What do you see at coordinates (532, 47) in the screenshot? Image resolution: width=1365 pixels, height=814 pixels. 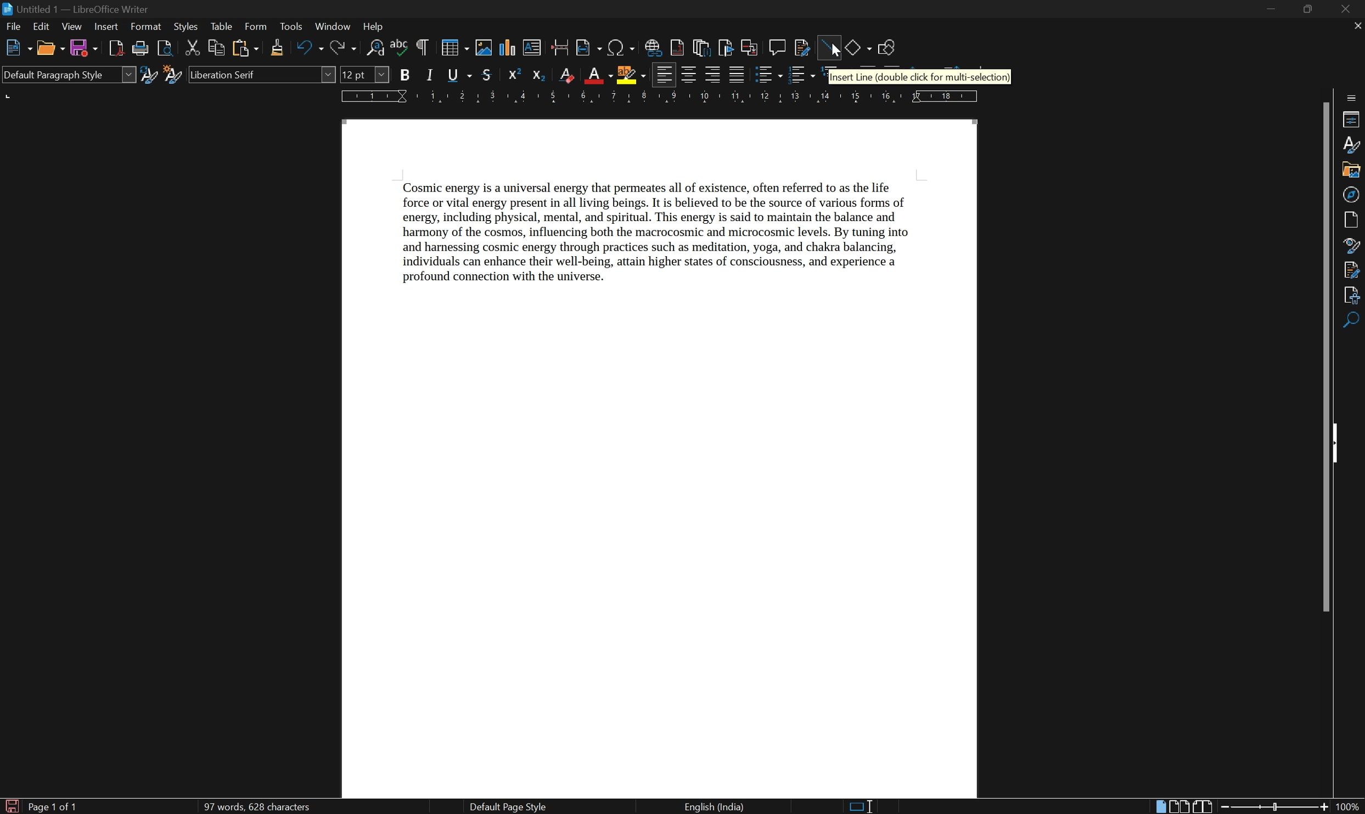 I see `insert textbox` at bounding box center [532, 47].